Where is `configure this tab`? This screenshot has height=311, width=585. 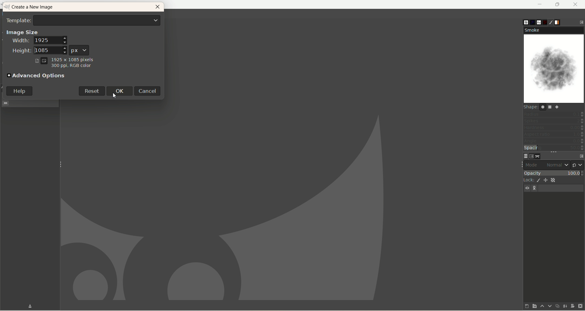 configure this tab is located at coordinates (580, 155).